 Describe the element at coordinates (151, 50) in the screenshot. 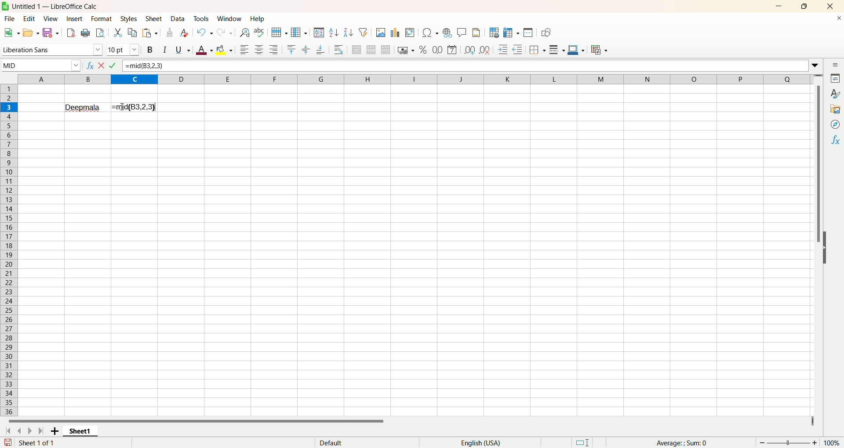

I see `Bold` at that location.